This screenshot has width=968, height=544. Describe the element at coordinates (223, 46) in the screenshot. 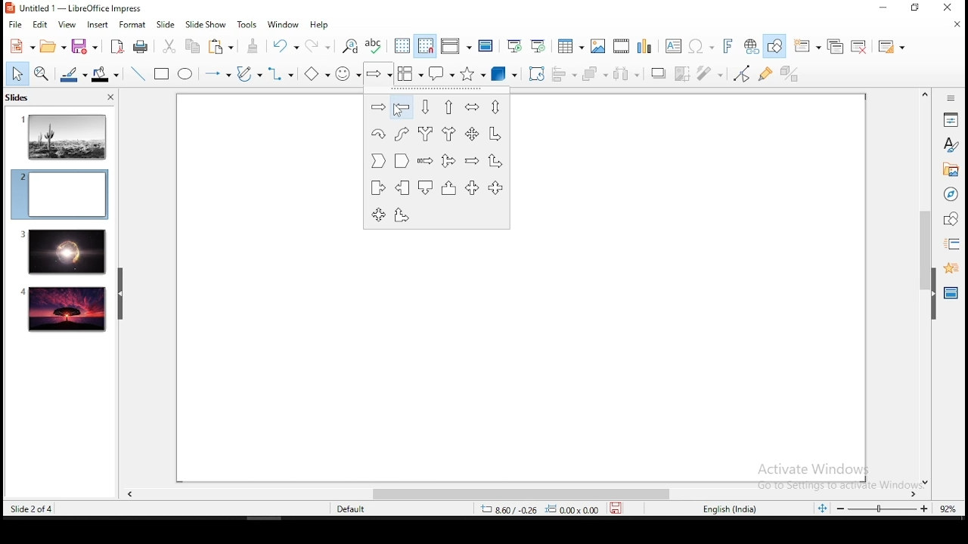

I see `paste` at that location.